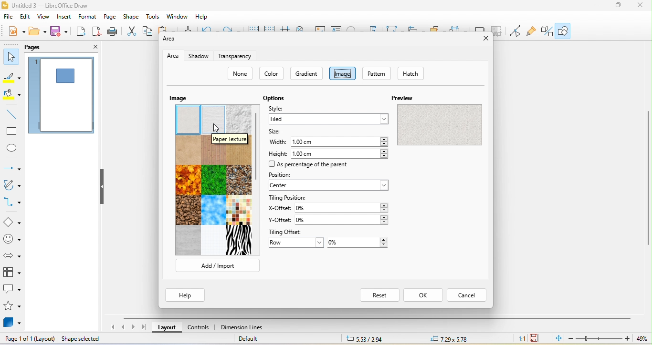  Describe the element at coordinates (308, 74) in the screenshot. I see `gradient` at that location.